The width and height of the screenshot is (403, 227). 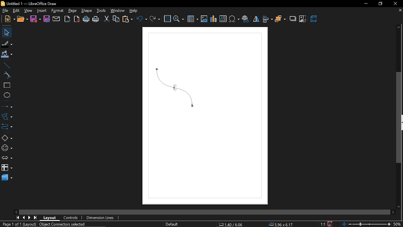 What do you see at coordinates (67, 19) in the screenshot?
I see `export` at bounding box center [67, 19].